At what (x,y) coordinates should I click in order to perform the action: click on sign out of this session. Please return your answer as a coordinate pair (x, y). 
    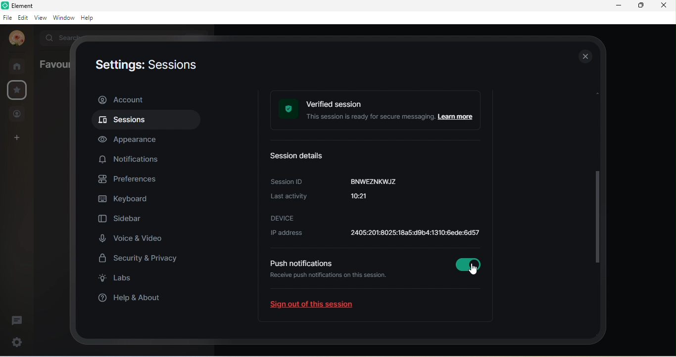
    Looking at the image, I should click on (320, 307).